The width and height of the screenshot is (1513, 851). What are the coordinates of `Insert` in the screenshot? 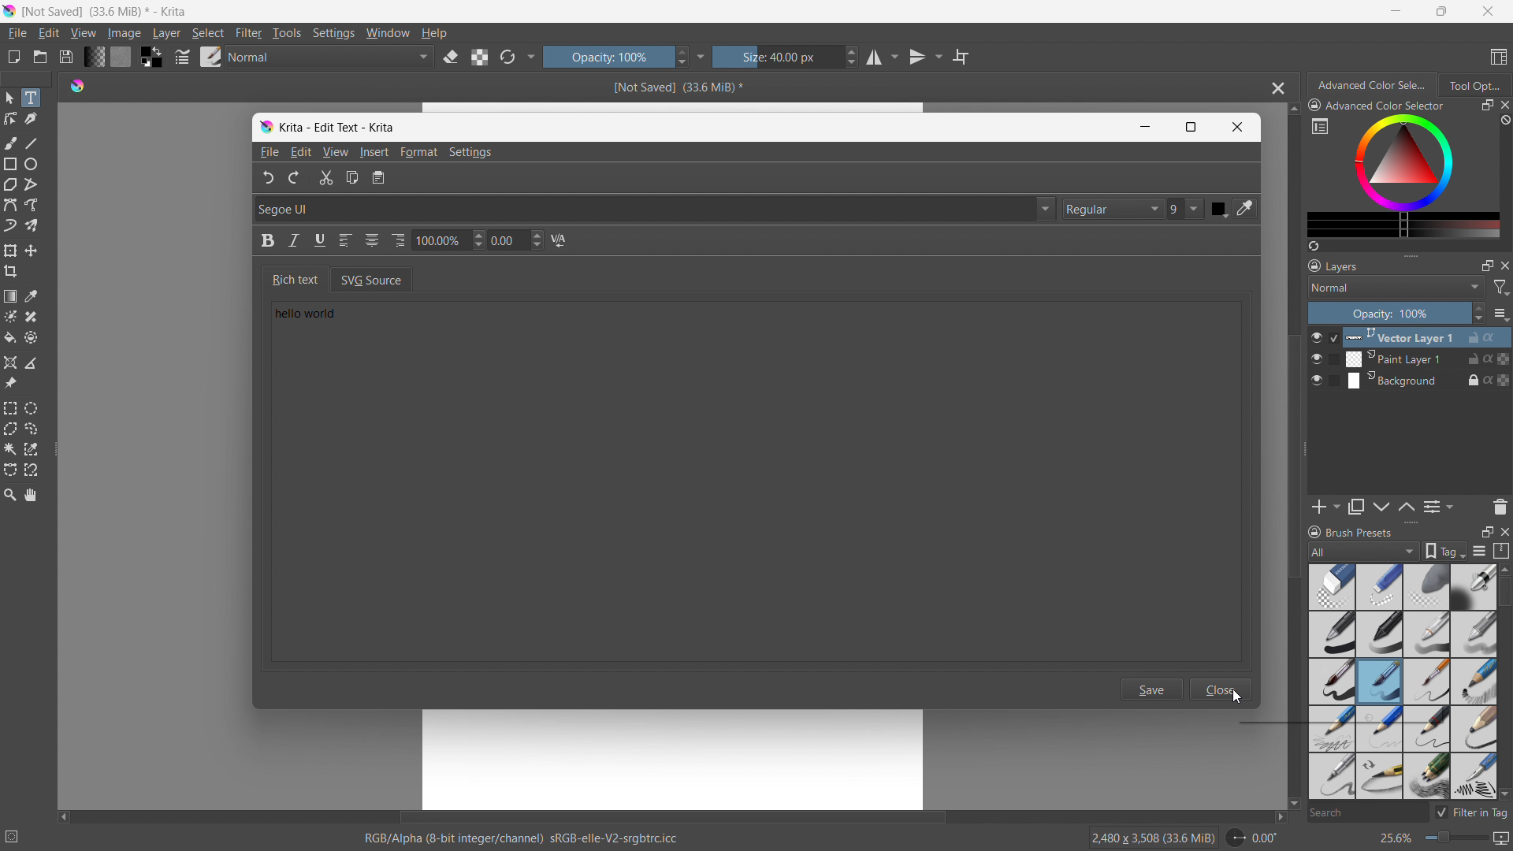 It's located at (374, 153).